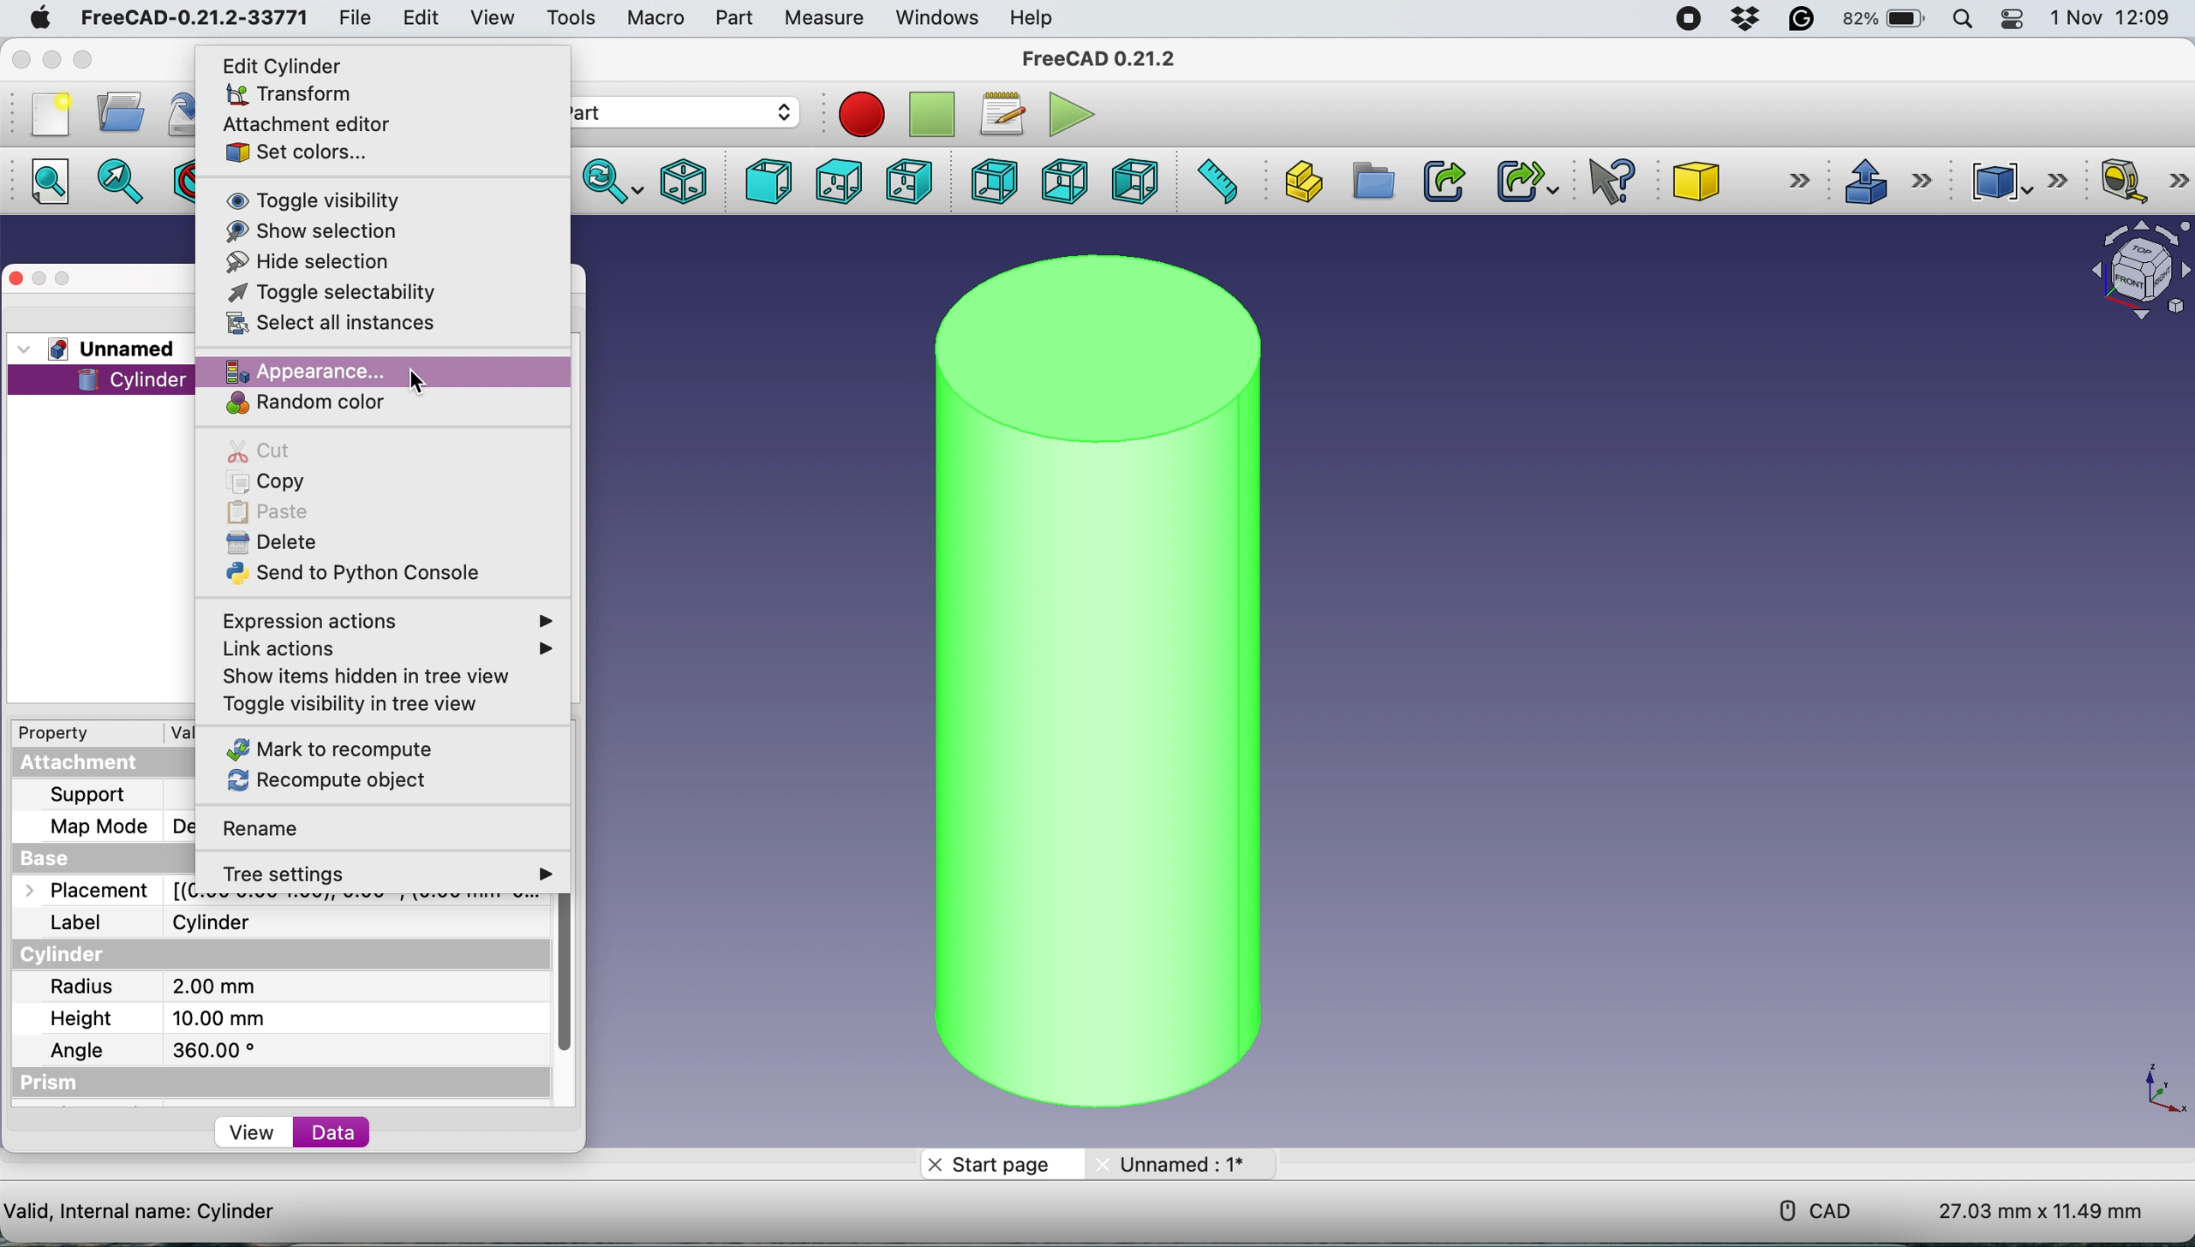 The image size is (2195, 1247). I want to click on create part, so click(1300, 181).